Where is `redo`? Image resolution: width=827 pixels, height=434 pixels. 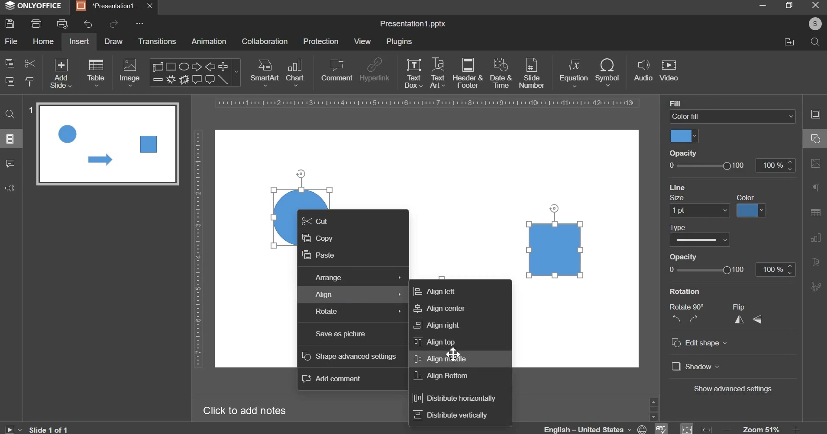
redo is located at coordinates (113, 24).